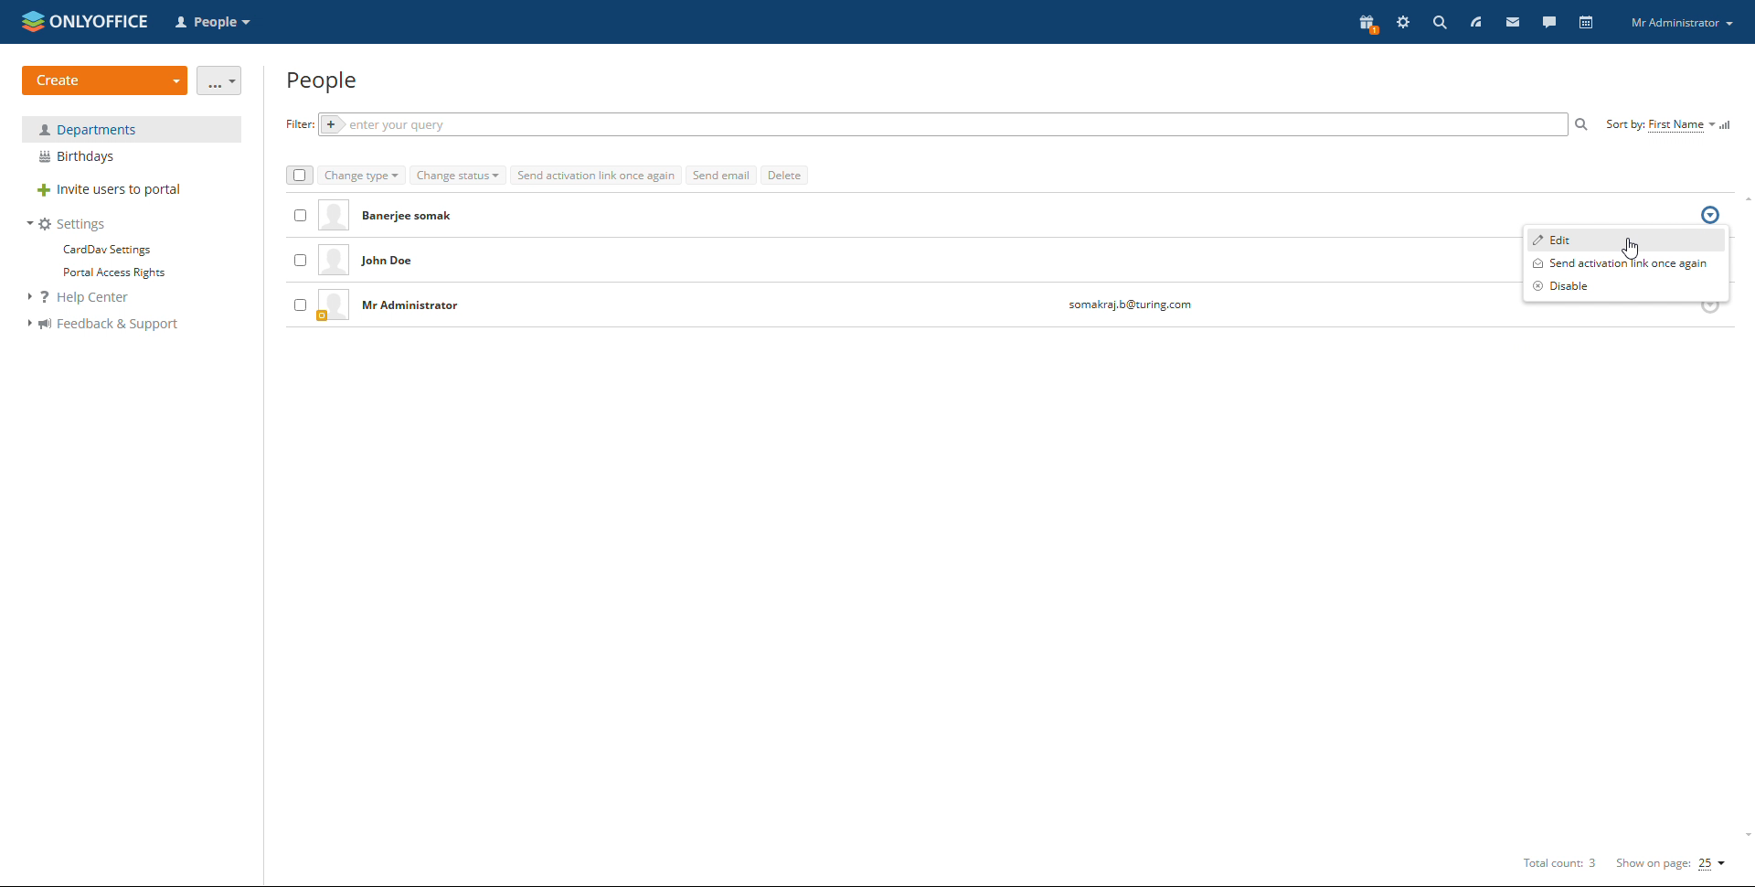  I want to click on profile, so click(1682, 24).